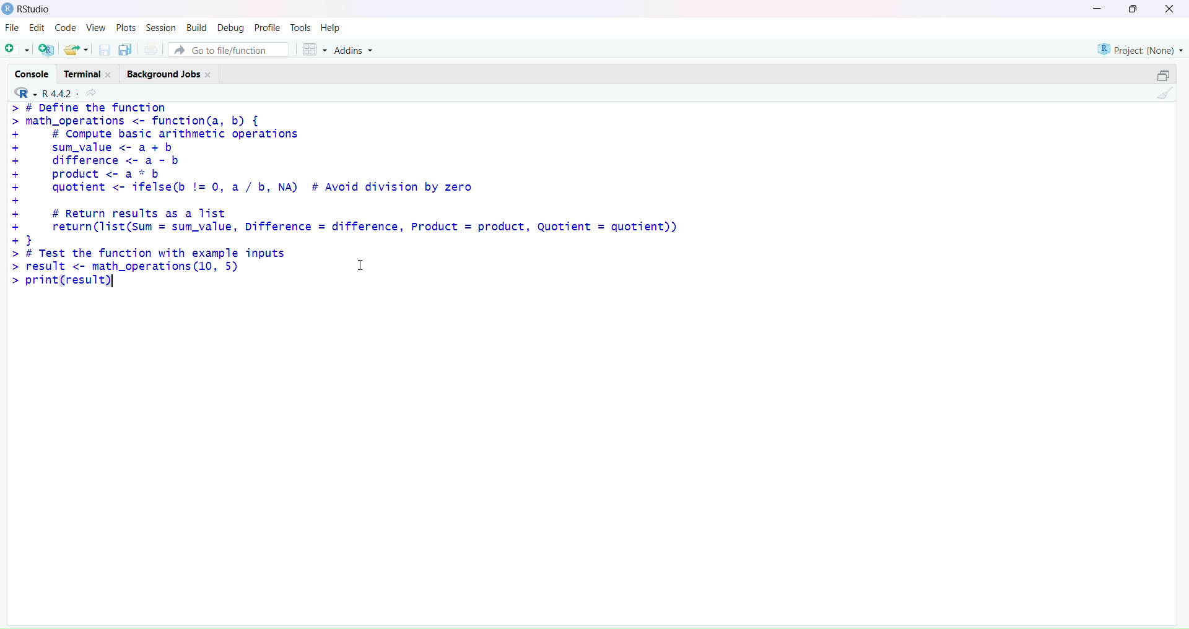 Image resolution: width=1189 pixels, height=629 pixels. What do you see at coordinates (1162, 96) in the screenshot?
I see `Clear console (Ctrl +L)` at bounding box center [1162, 96].